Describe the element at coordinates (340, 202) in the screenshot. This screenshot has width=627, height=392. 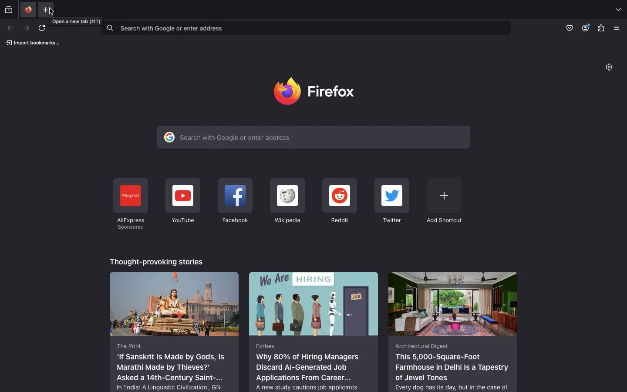
I see `Reddit` at that location.